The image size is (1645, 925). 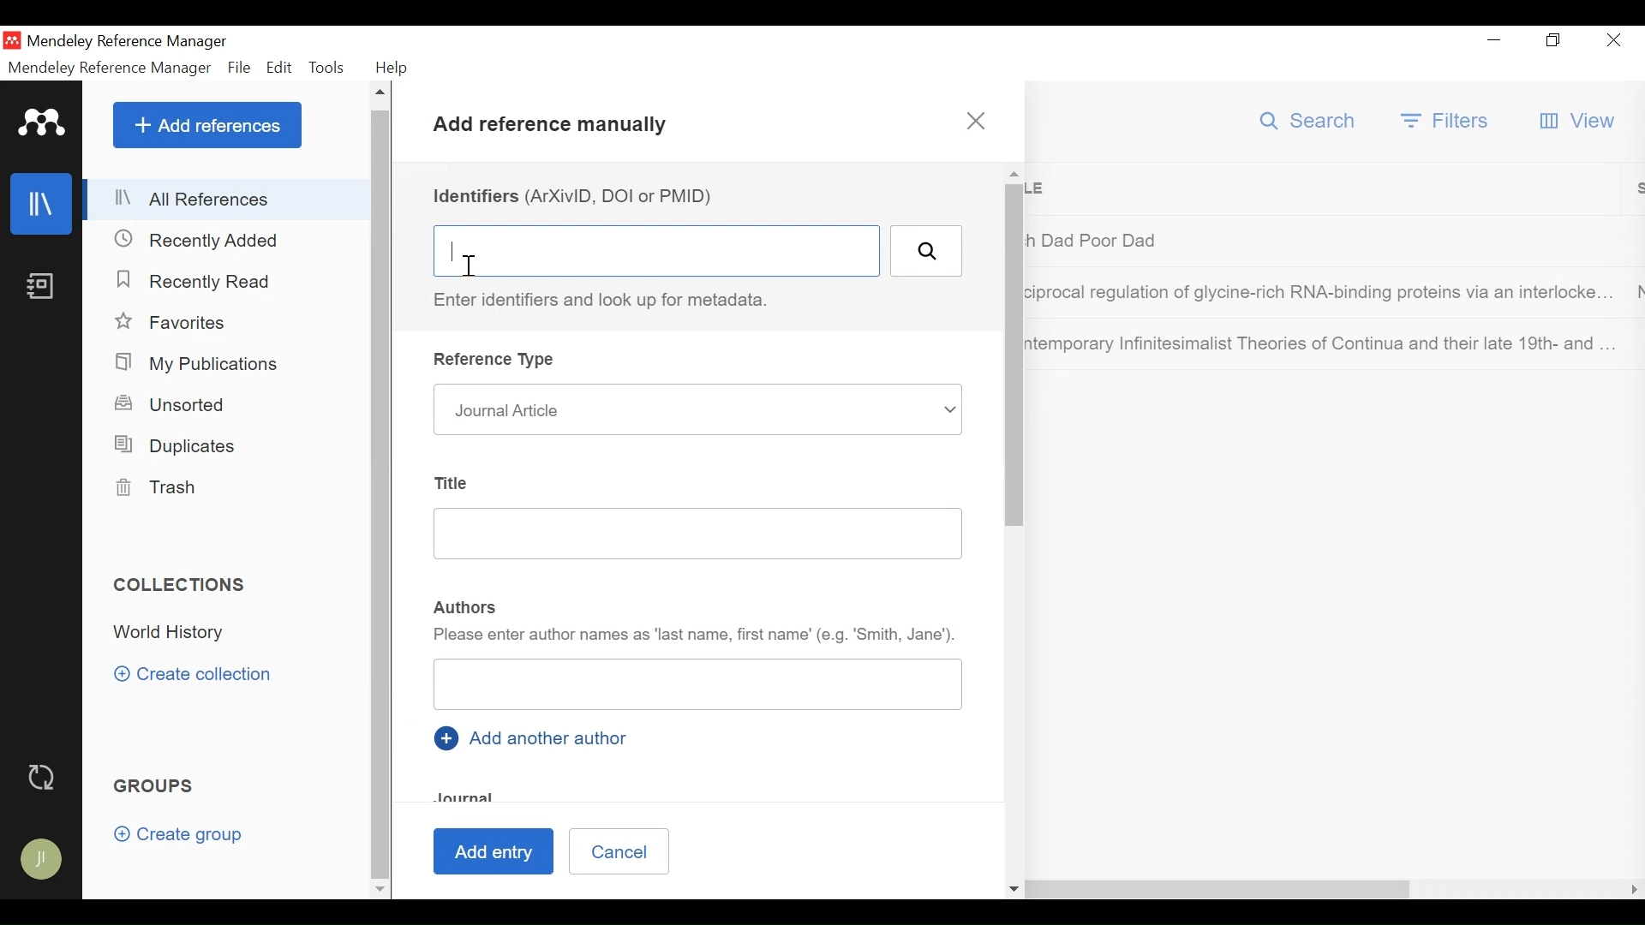 I want to click on Library, so click(x=43, y=203).